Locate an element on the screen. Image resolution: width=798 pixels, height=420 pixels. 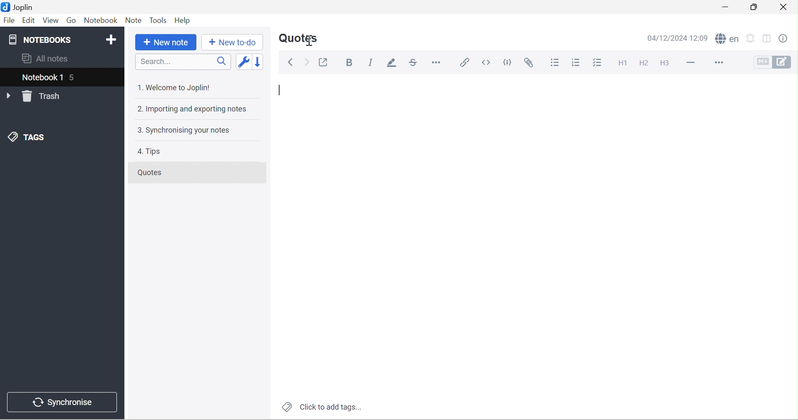
04/12/2024 12:09 is located at coordinates (678, 38).